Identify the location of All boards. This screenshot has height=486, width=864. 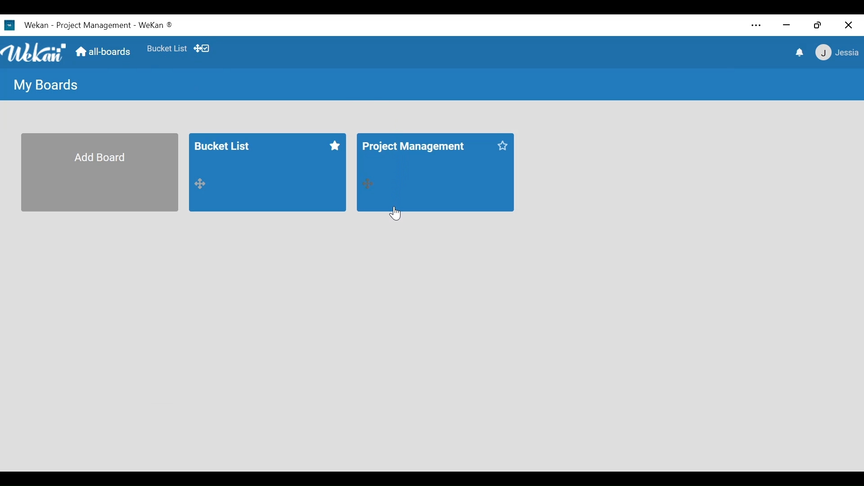
(351, 173).